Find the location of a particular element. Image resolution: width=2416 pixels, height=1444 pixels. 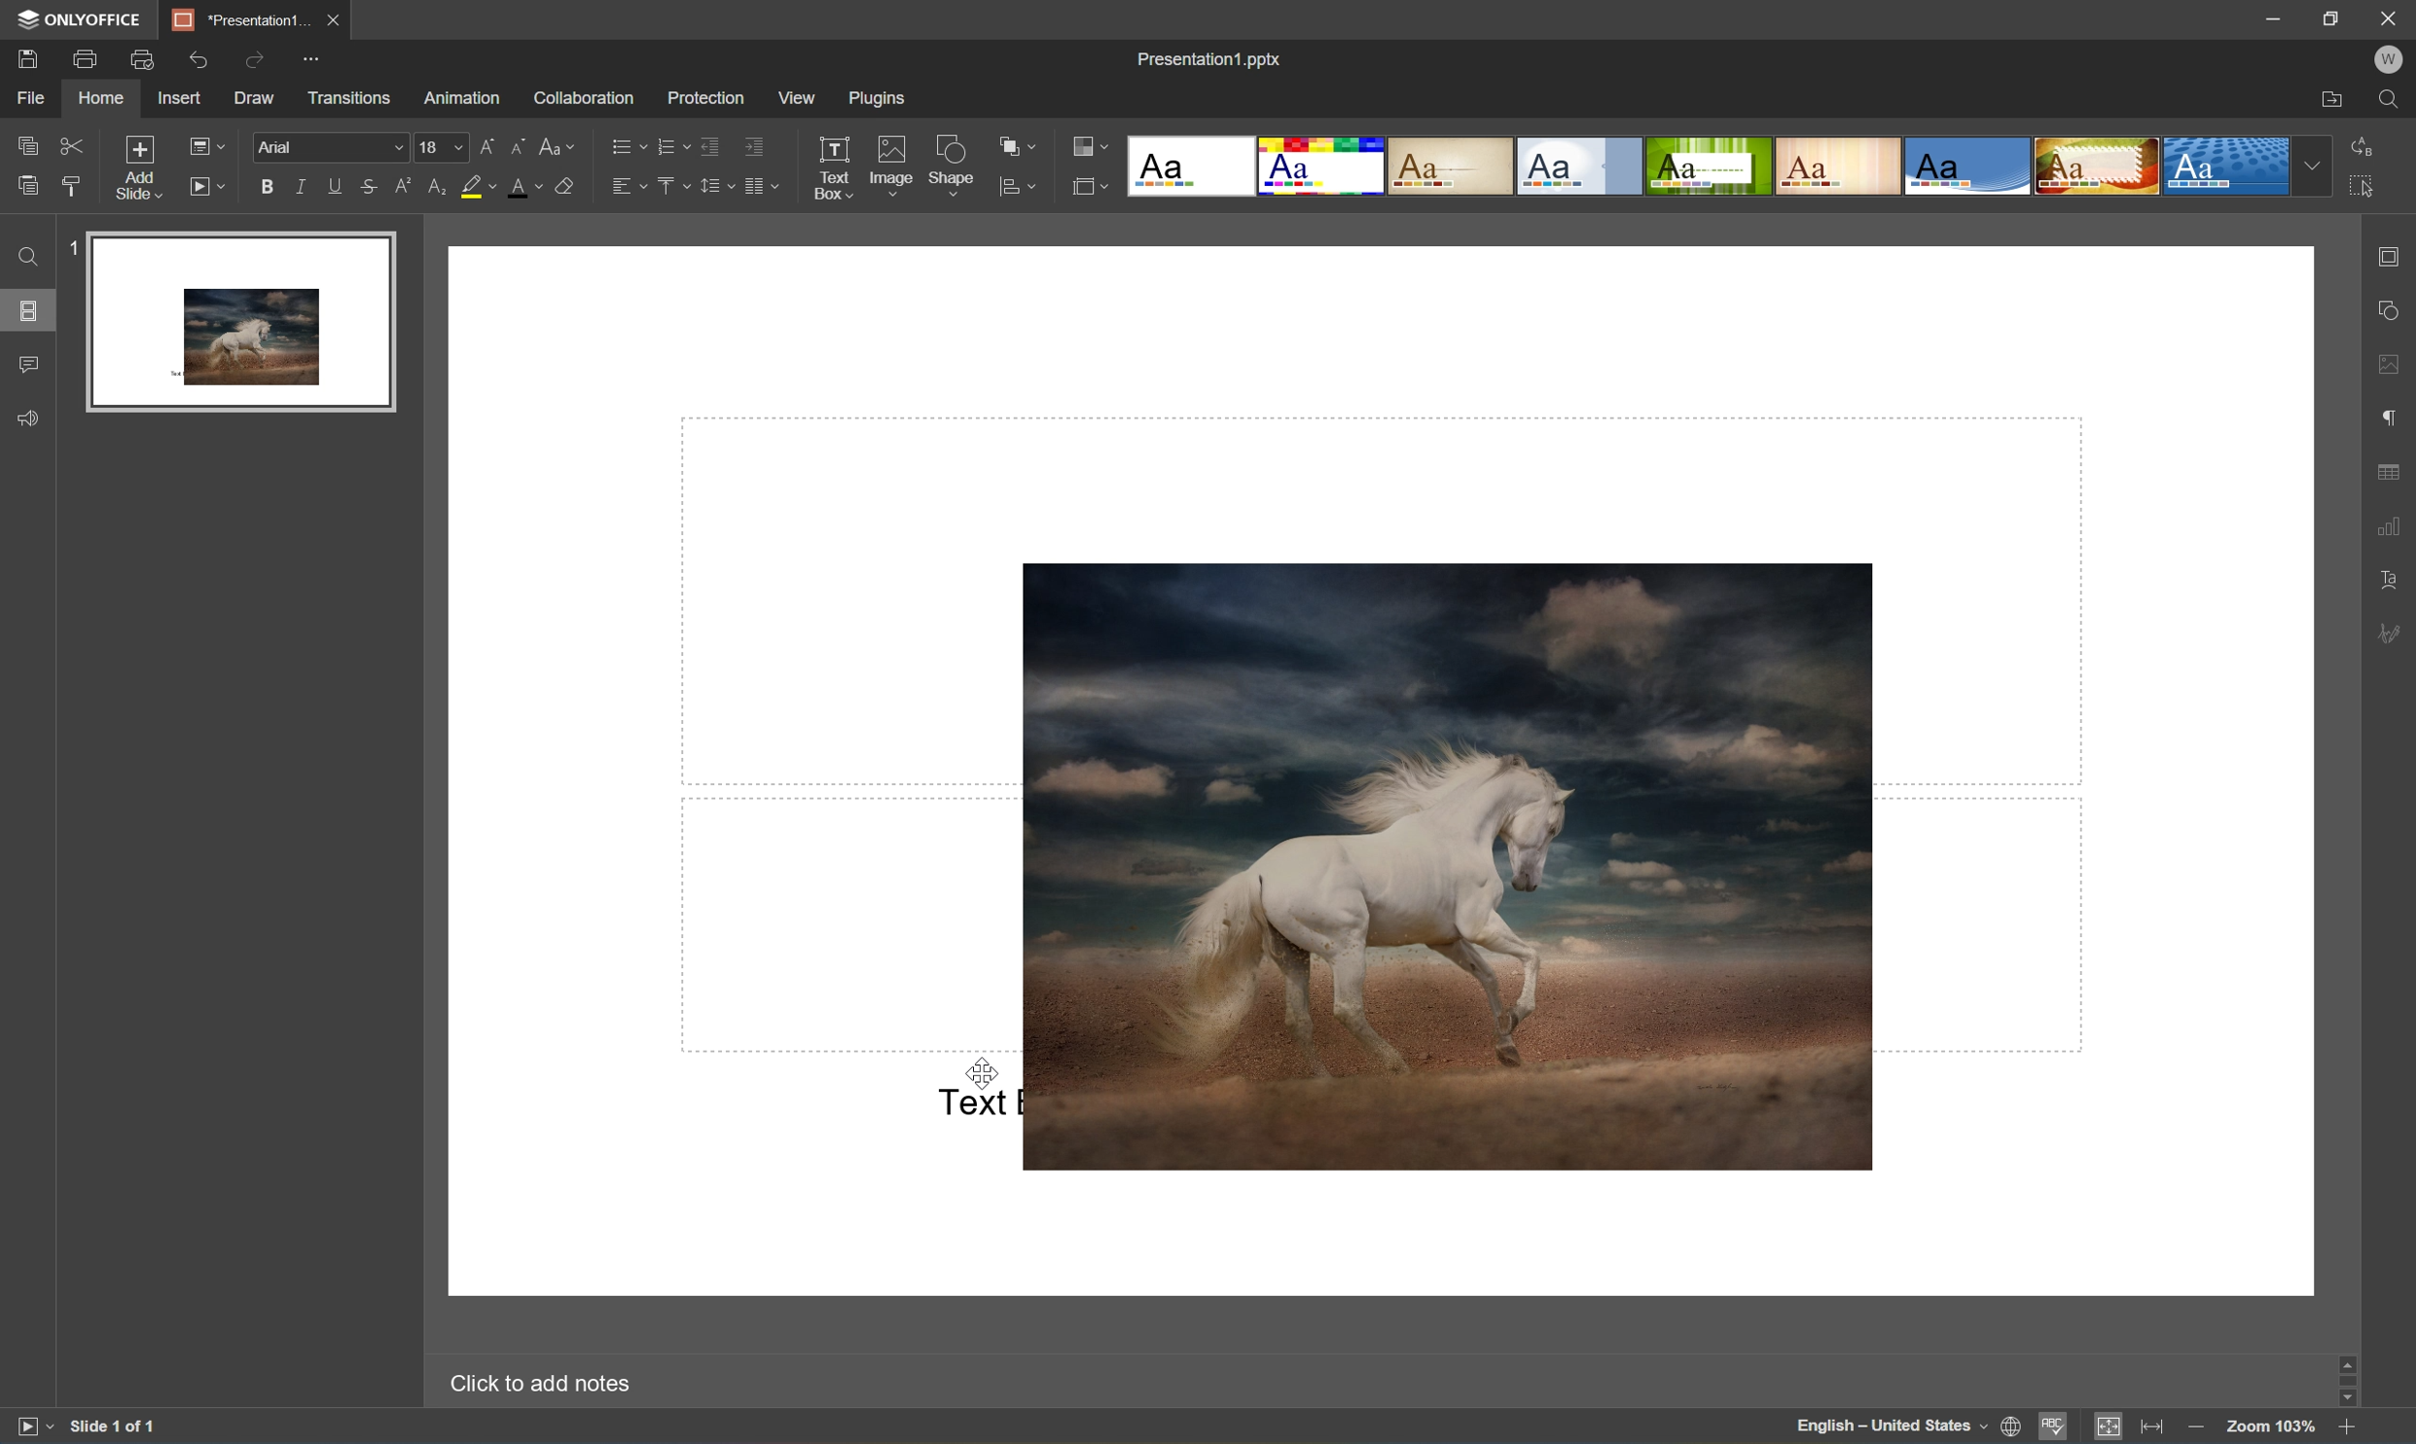

Undo is located at coordinates (201, 61).